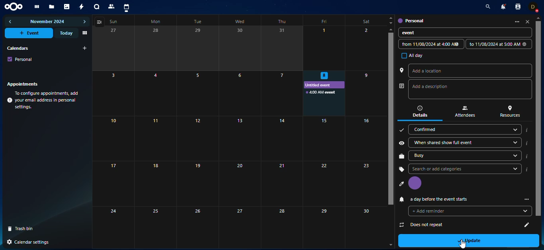 This screenshot has height=250, width=544. Describe the element at coordinates (441, 156) in the screenshot. I see `busy` at that location.